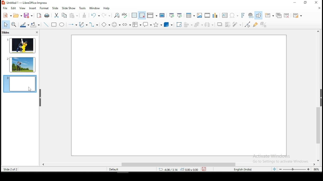  Describe the element at coordinates (62, 26) in the screenshot. I see `ellipse` at that location.